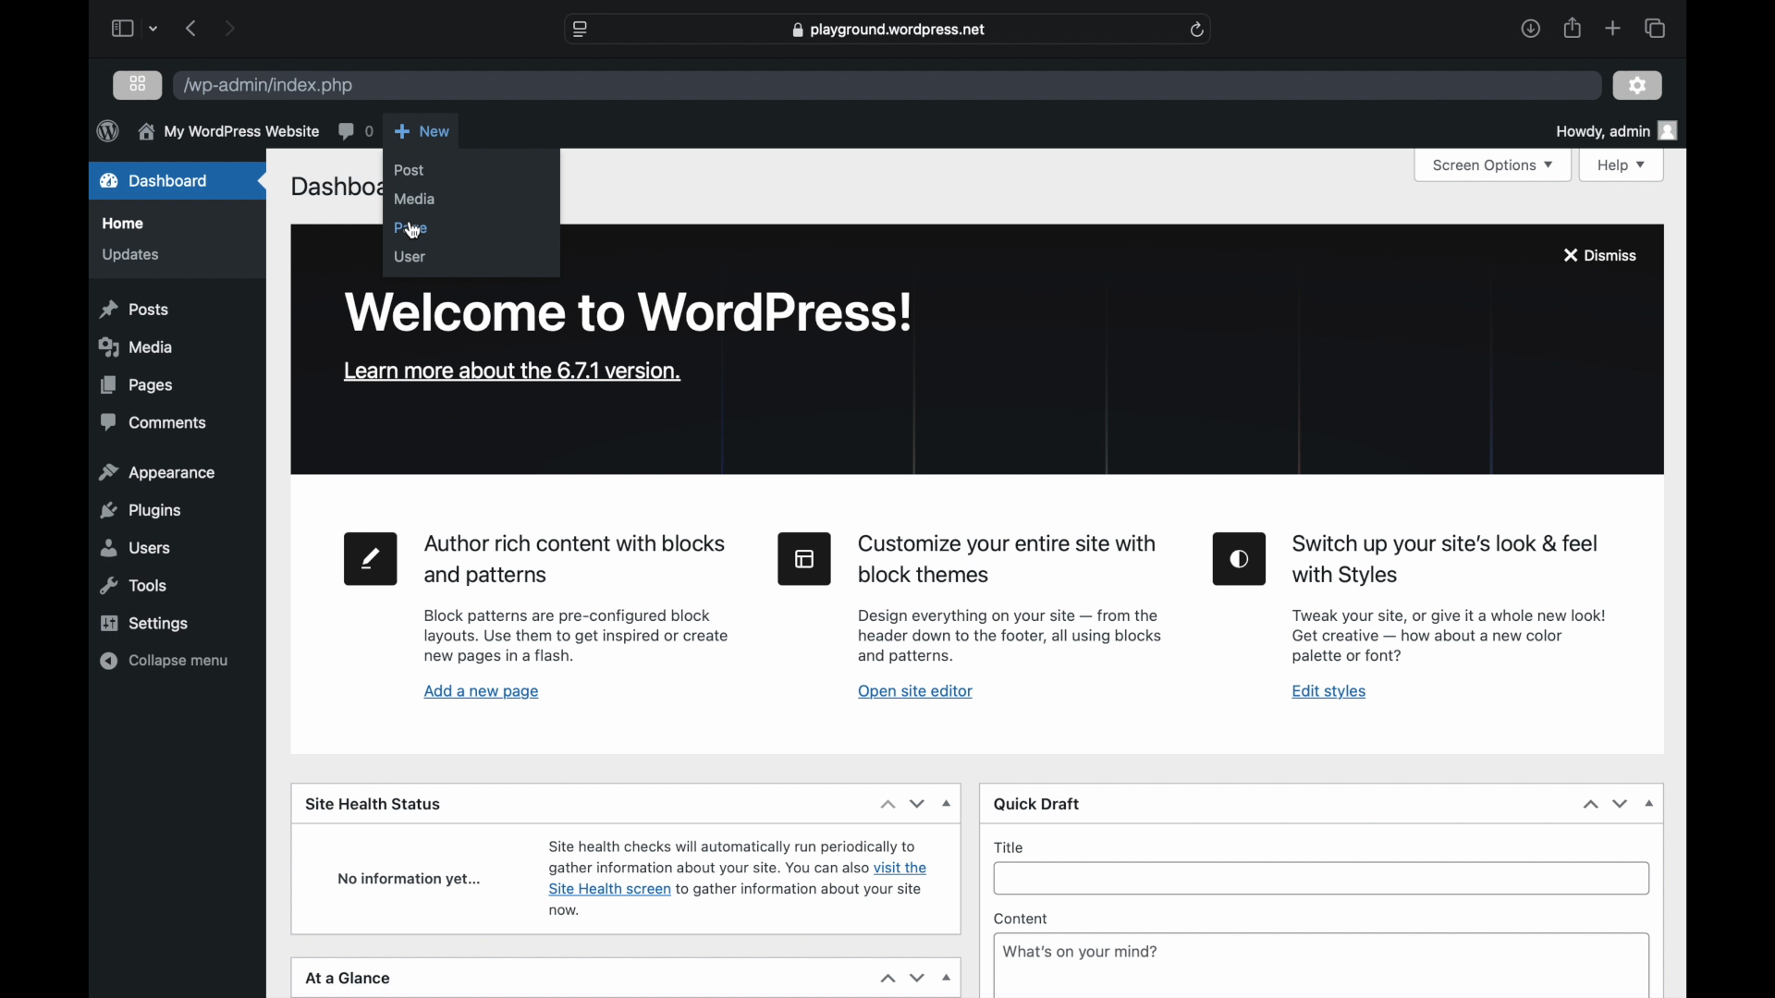  What do you see at coordinates (410, 257) in the screenshot?
I see `user` at bounding box center [410, 257].